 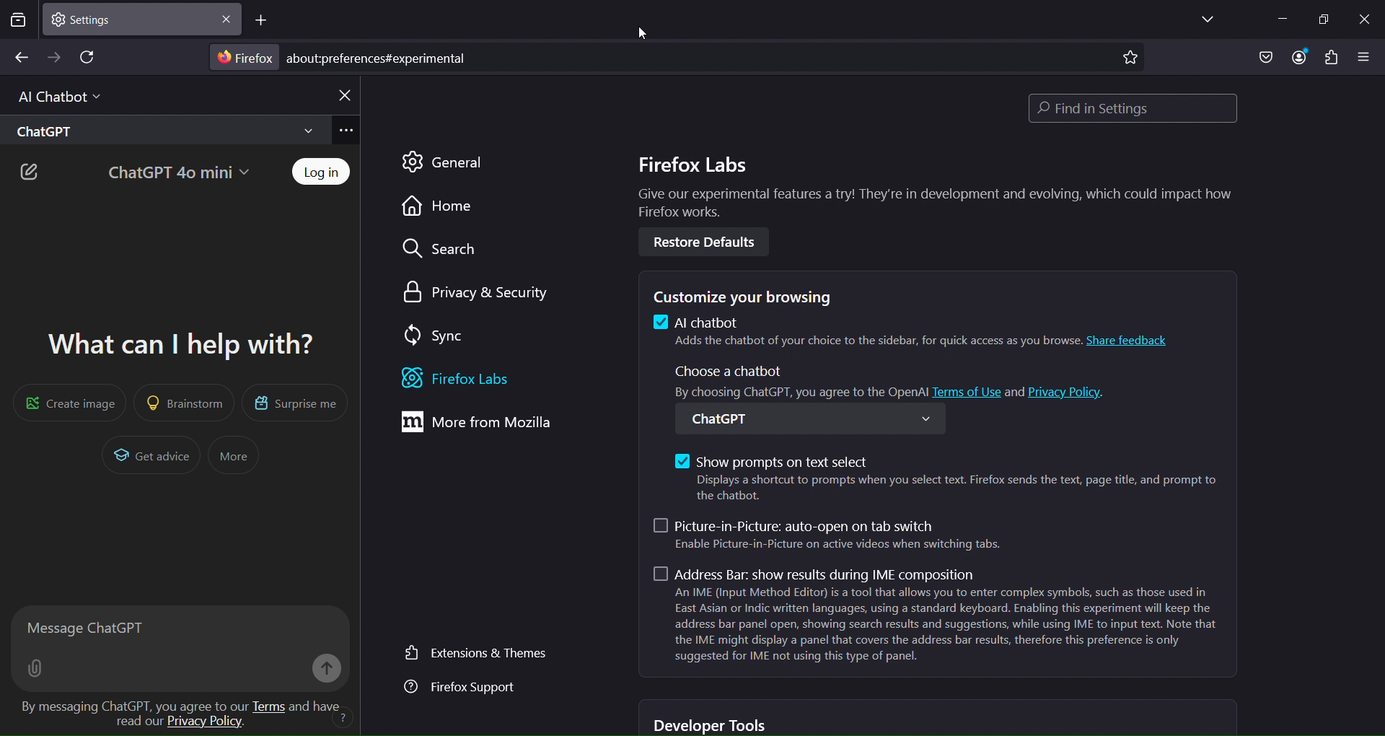 What do you see at coordinates (95, 19) in the screenshot?
I see `current tab` at bounding box center [95, 19].